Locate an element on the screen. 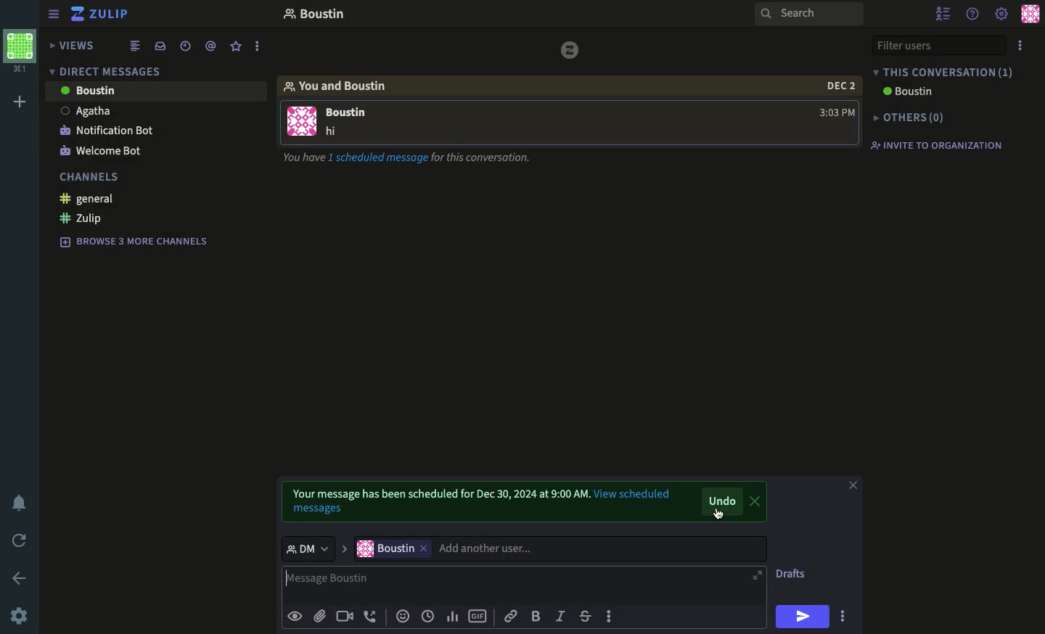 This screenshot has width=1045, height=634. back is located at coordinates (22, 578).